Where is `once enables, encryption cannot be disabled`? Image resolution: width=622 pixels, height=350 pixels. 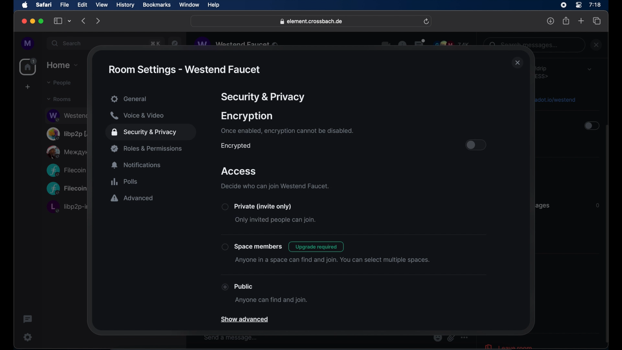
once enables, encryption cannot be disabled is located at coordinates (286, 131).